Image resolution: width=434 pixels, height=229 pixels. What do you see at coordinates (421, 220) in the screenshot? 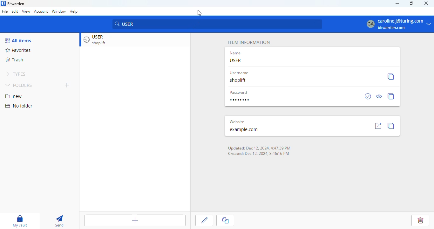
I see `Delete` at bounding box center [421, 220].